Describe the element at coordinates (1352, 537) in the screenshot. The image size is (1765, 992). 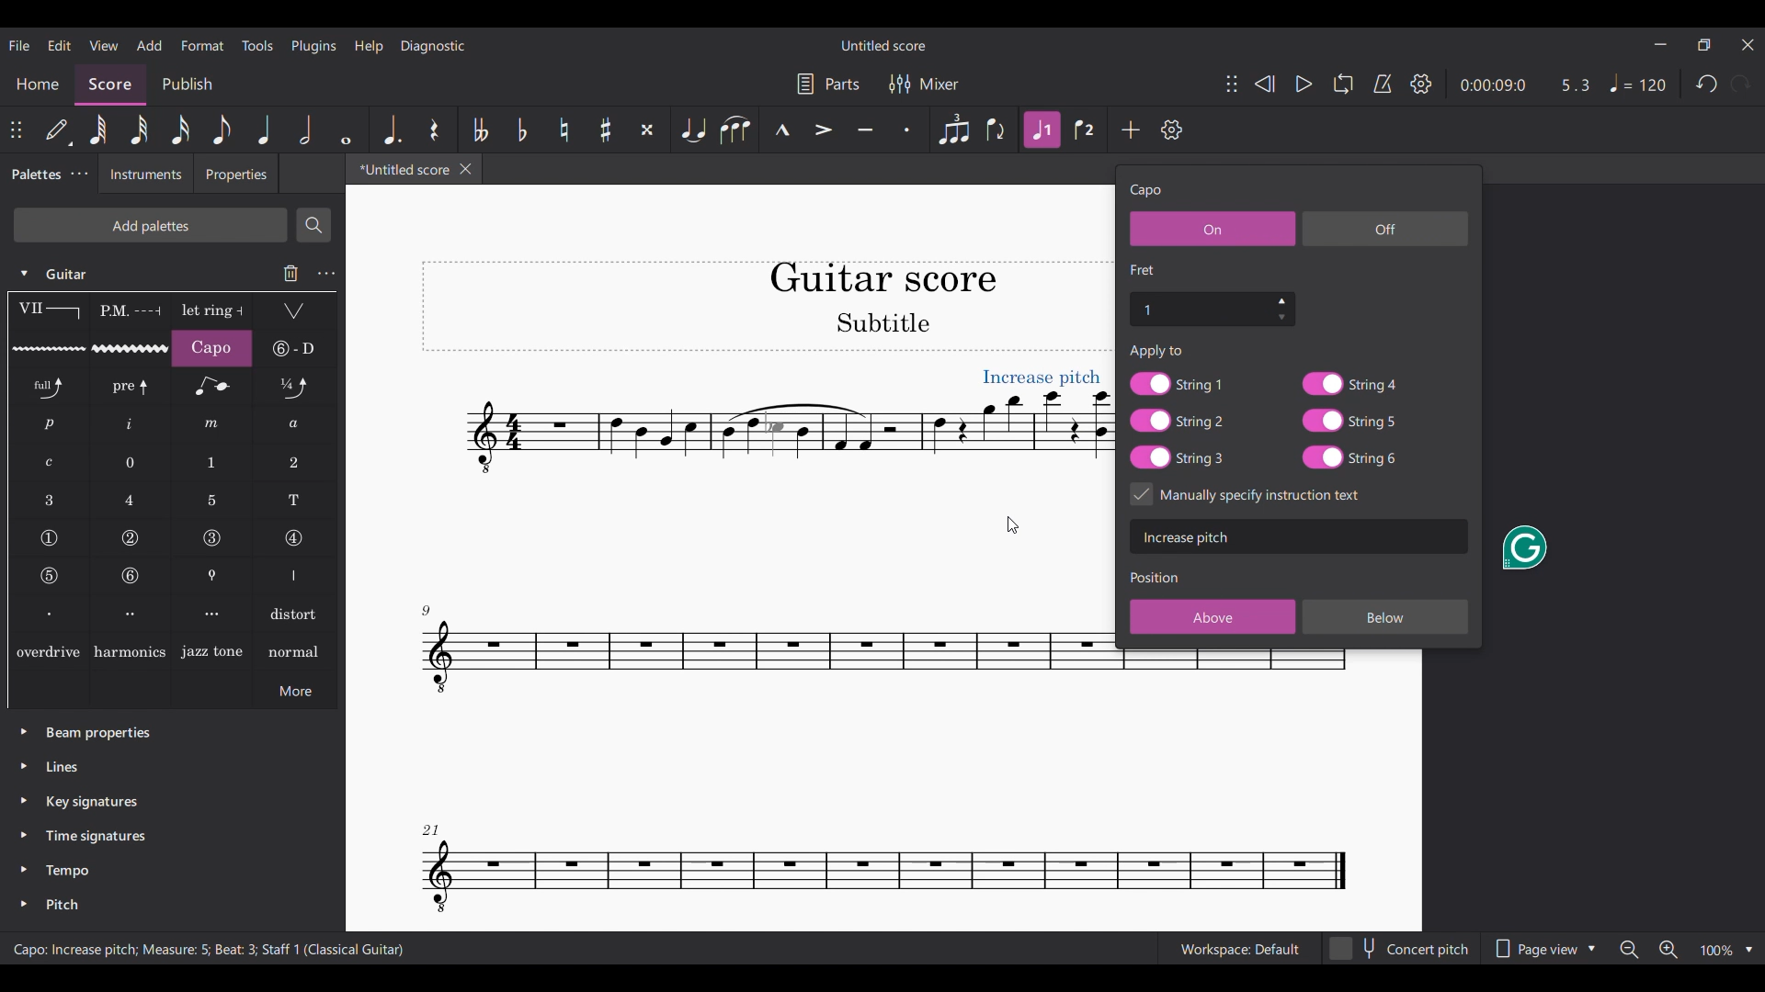
I see `Text box` at that location.